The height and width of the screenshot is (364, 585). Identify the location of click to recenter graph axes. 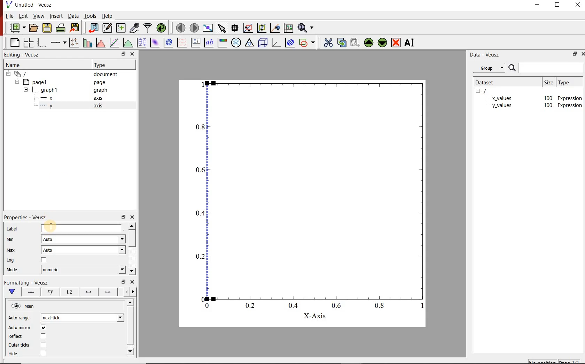
(275, 28).